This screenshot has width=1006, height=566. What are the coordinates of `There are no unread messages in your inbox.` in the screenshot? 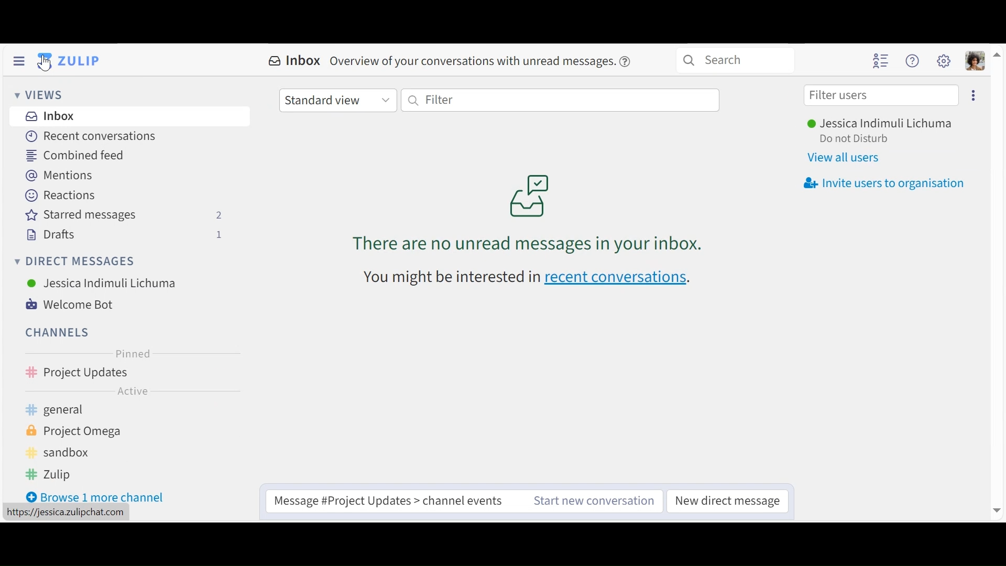 It's located at (529, 242).